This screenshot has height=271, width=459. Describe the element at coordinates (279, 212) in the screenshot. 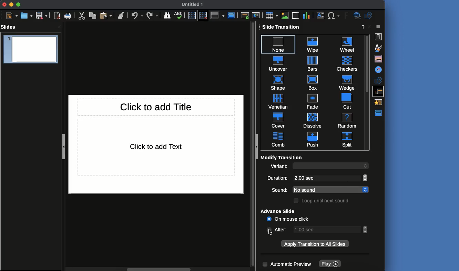

I see `Advance slide` at that location.